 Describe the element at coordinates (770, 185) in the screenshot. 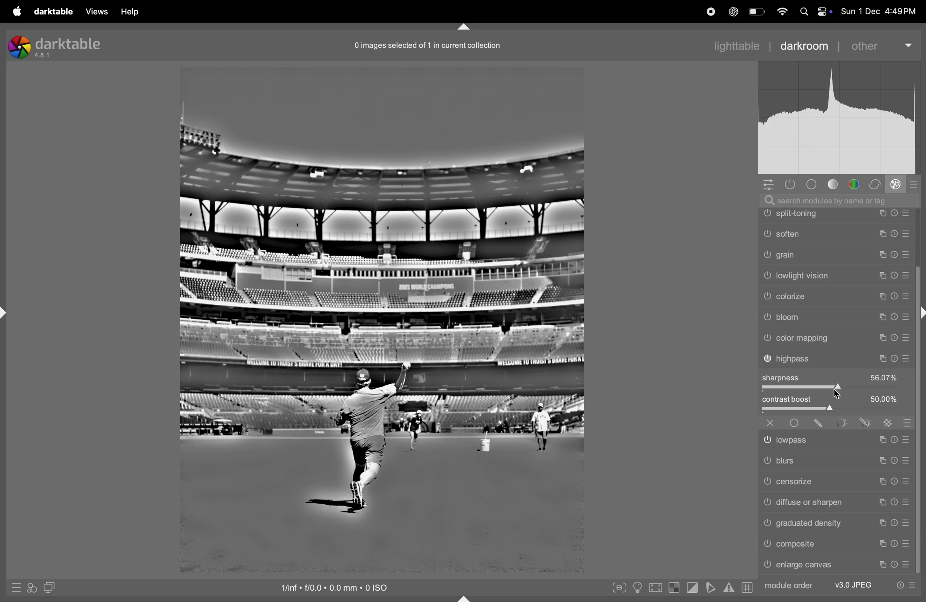

I see `options` at that location.